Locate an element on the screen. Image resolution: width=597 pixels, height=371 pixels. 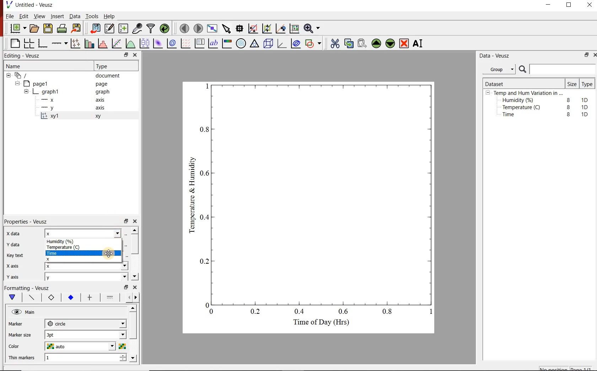
arrange graphs in a grid is located at coordinates (30, 42).